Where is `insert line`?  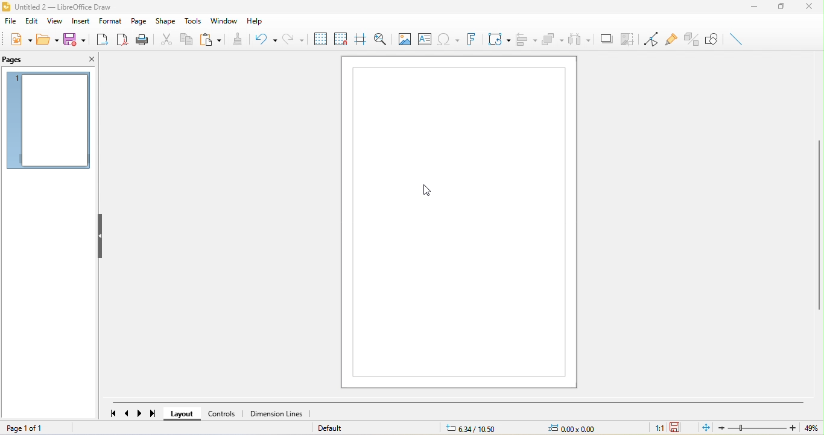 insert line is located at coordinates (736, 39).